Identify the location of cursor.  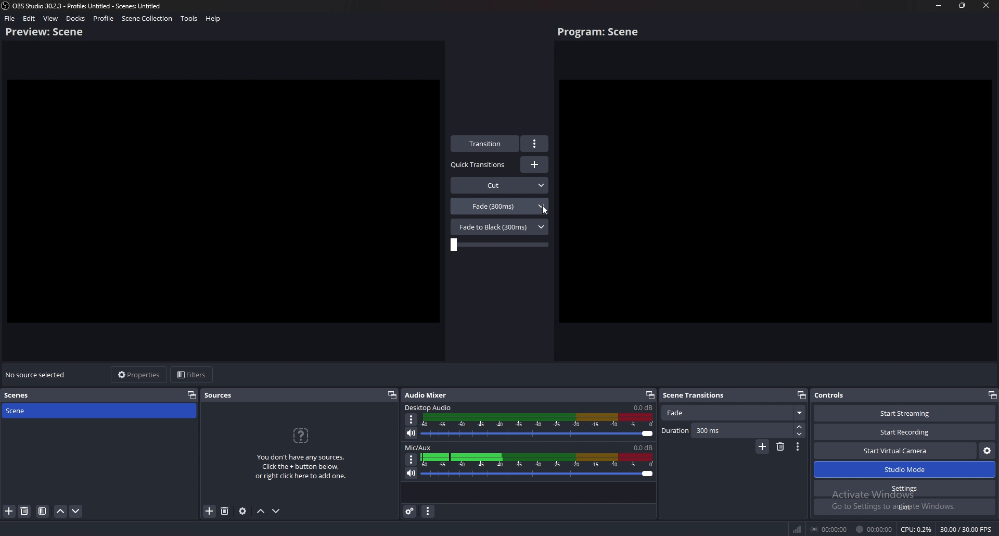
(544, 211).